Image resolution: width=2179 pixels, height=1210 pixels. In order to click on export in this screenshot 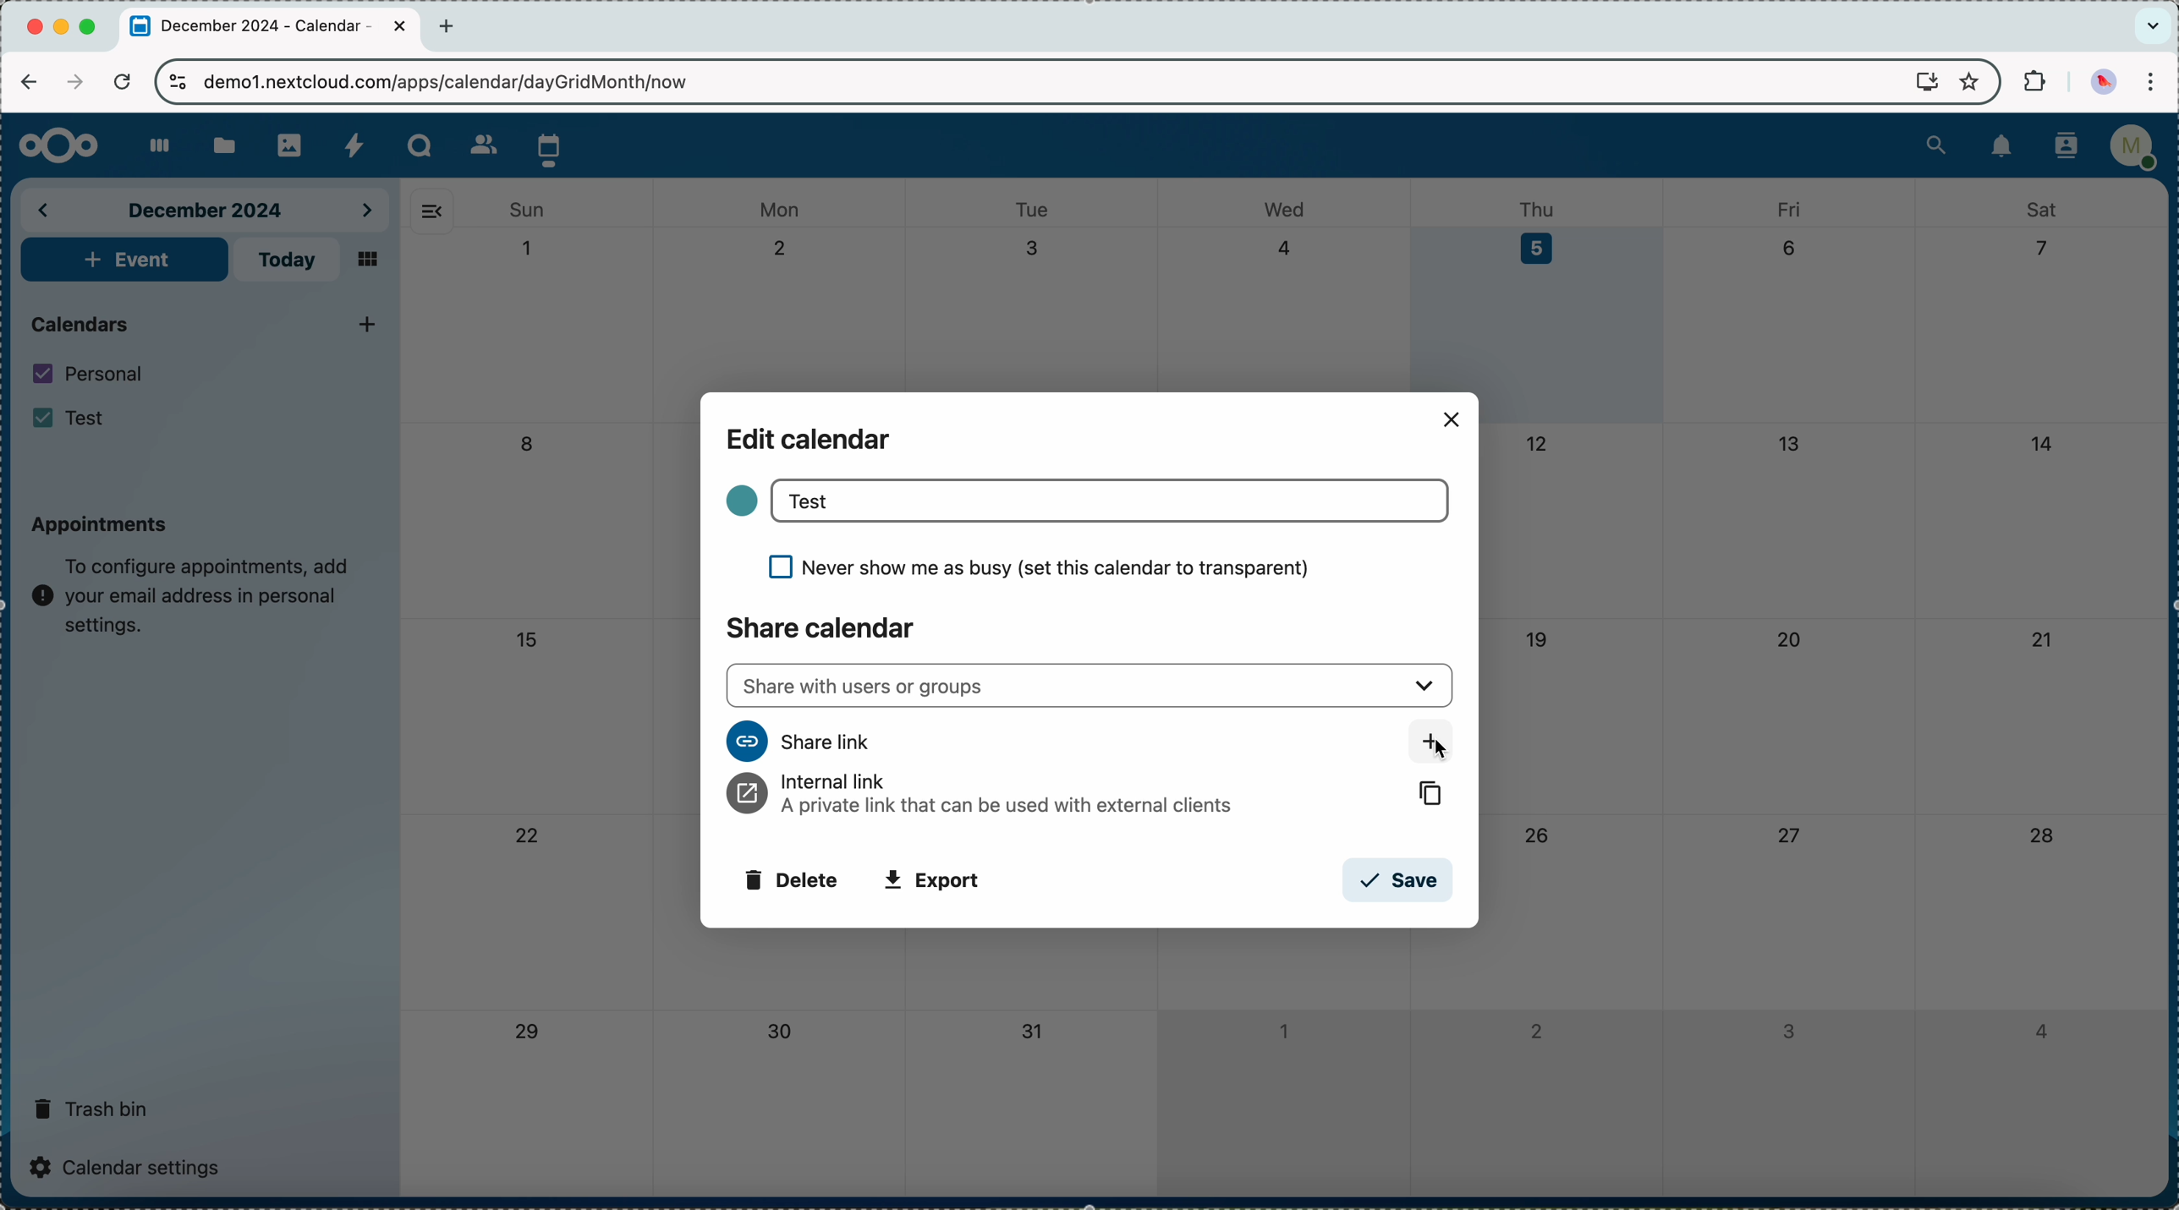, I will do `click(933, 883)`.